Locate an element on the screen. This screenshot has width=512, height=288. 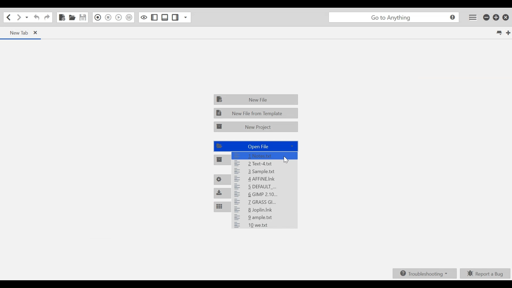
Go Forward one location is located at coordinates (19, 17).